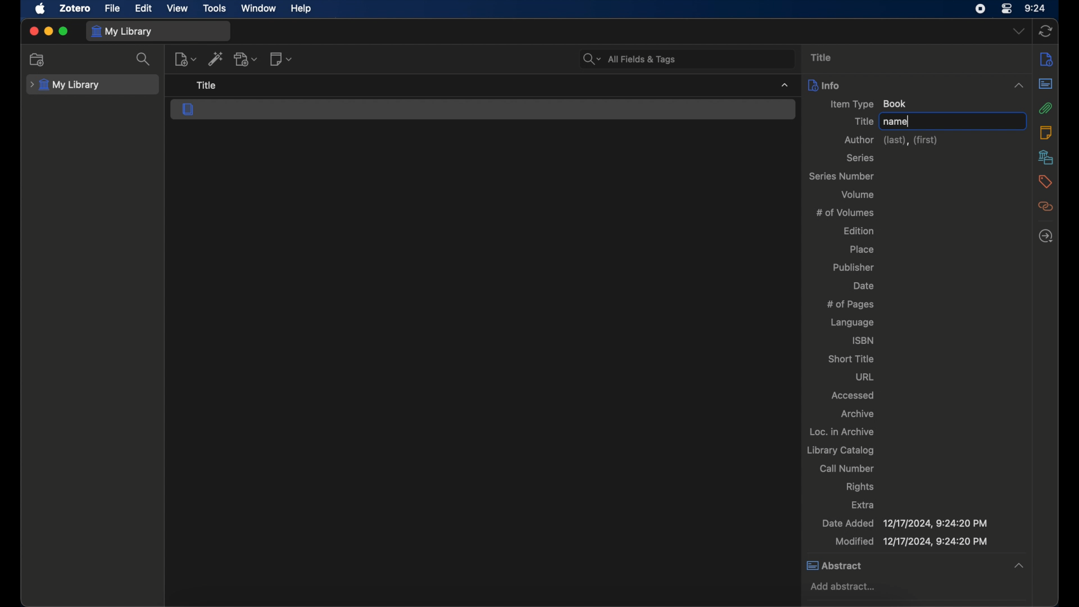 The width and height of the screenshot is (1079, 607). What do you see at coordinates (189, 109) in the screenshot?
I see `book` at bounding box center [189, 109].